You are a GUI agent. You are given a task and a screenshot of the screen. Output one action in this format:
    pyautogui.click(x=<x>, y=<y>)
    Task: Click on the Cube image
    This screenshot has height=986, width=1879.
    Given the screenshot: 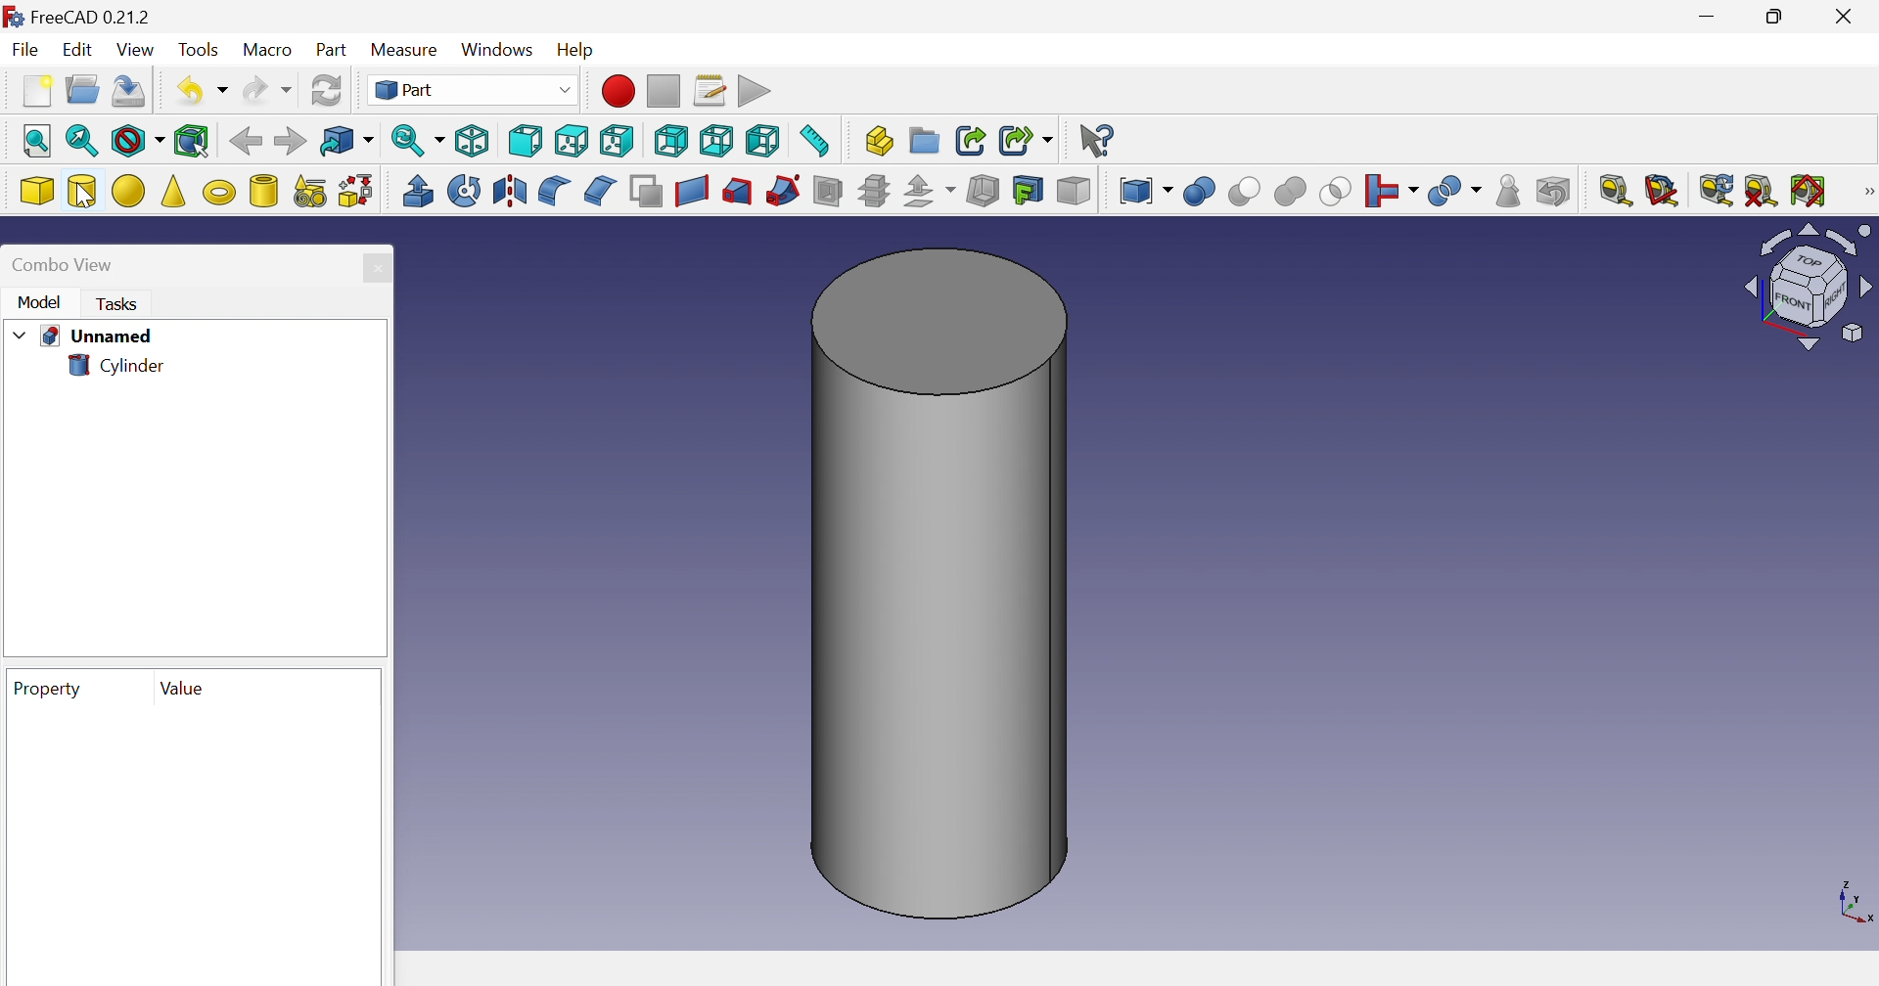 What is the action you would take?
    pyautogui.click(x=1810, y=286)
    